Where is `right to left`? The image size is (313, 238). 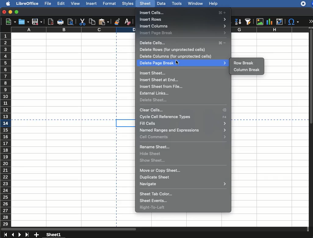 right to left is located at coordinates (153, 208).